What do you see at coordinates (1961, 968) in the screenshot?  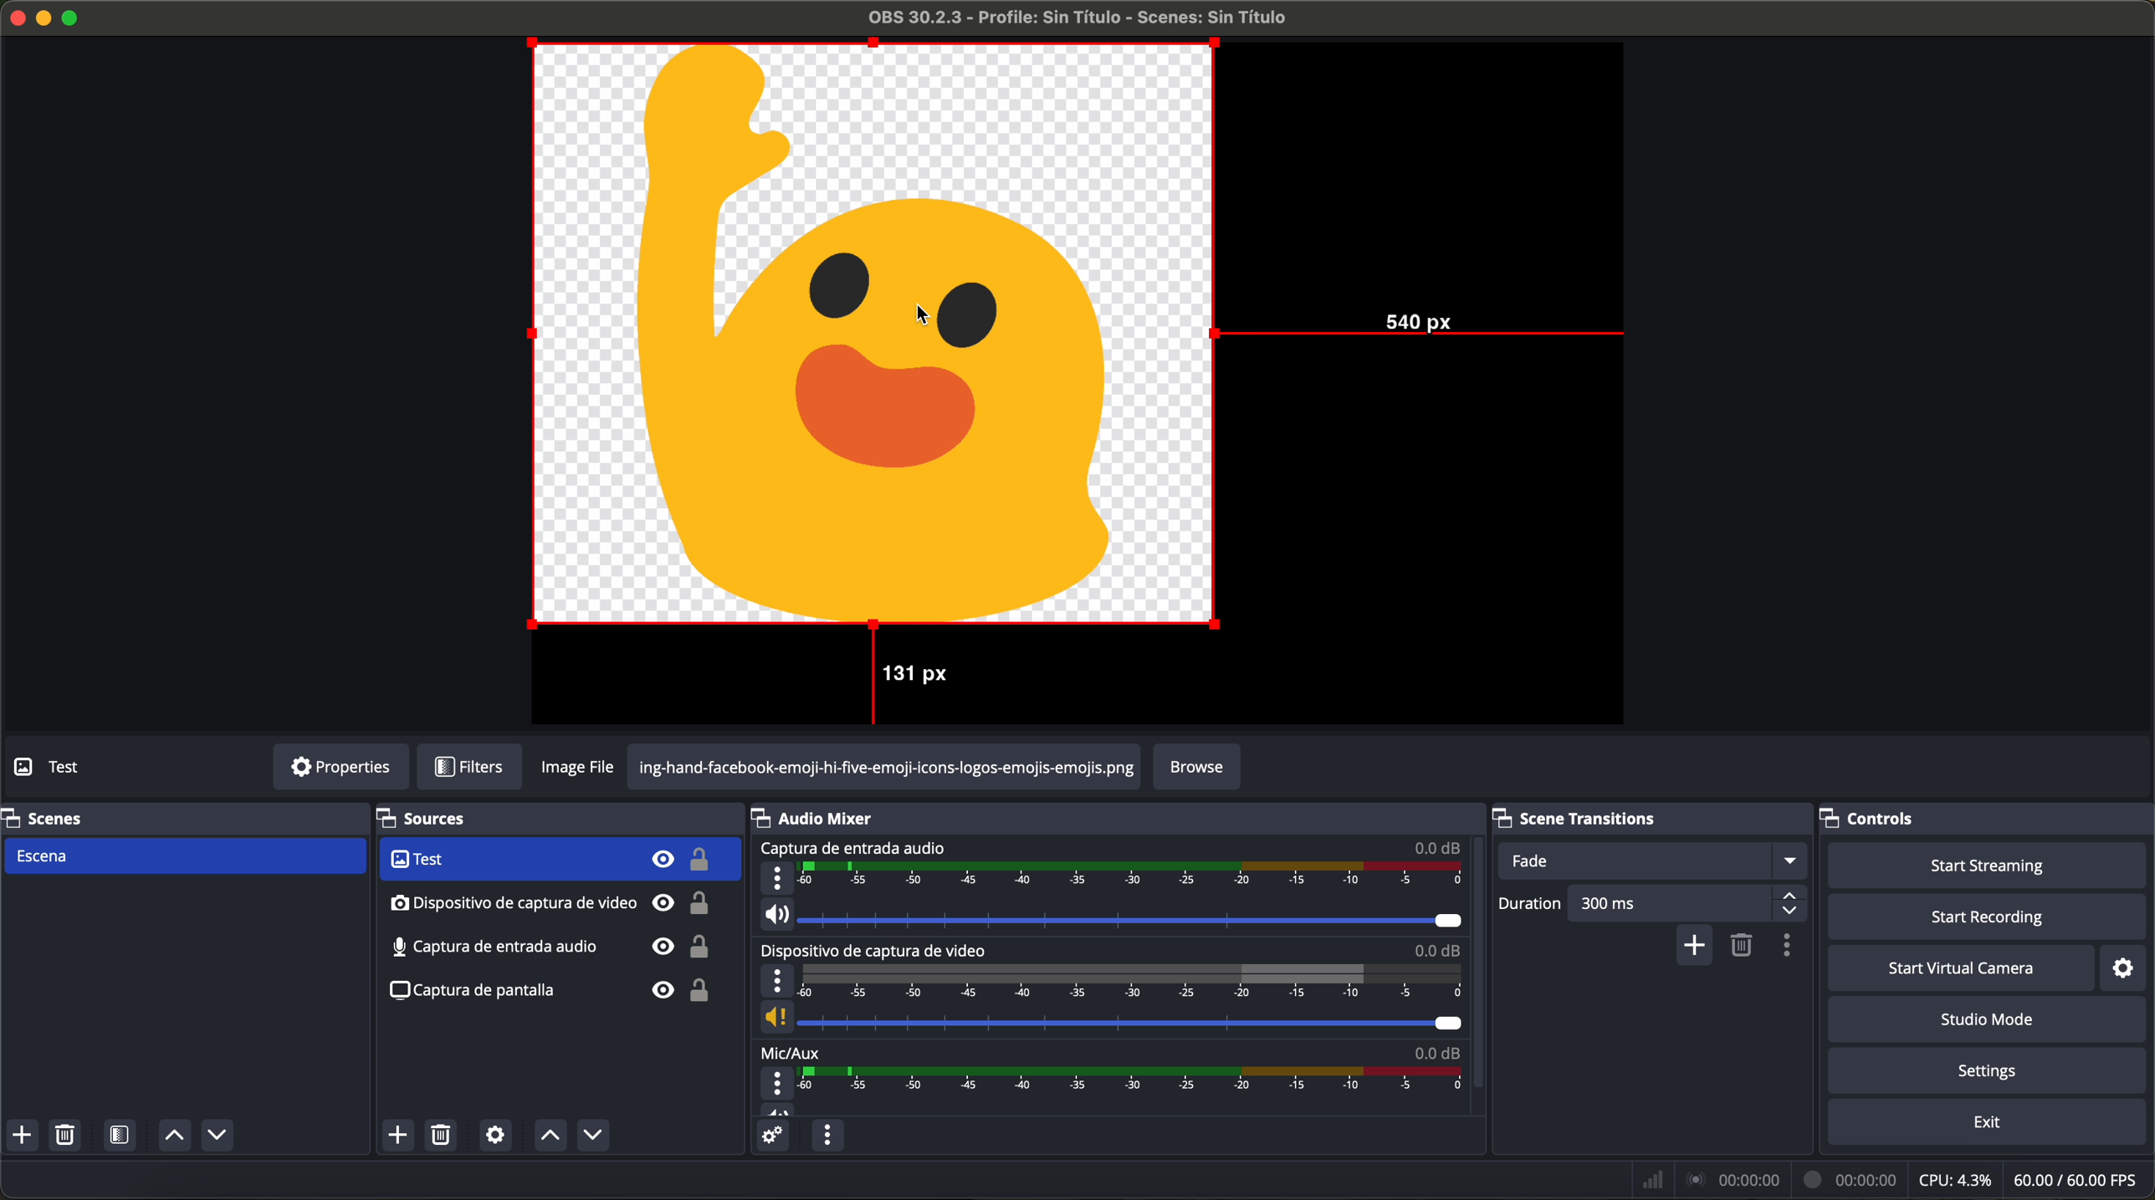 I see `start virtual camera` at bounding box center [1961, 968].